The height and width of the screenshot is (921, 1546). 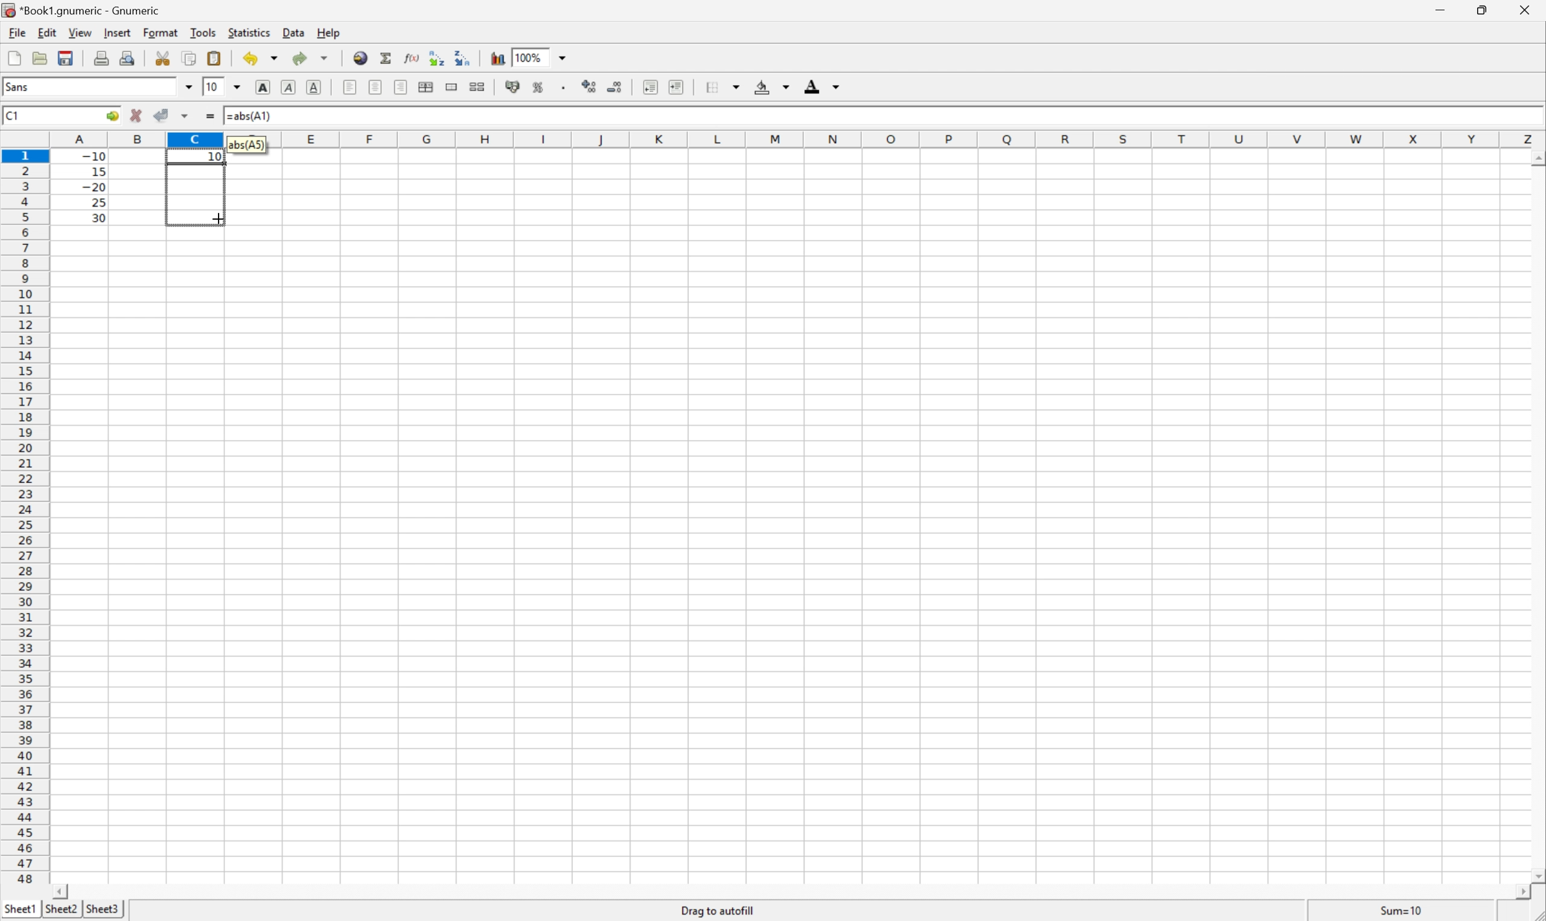 What do you see at coordinates (477, 86) in the screenshot?
I see `split merged ranges of cells` at bounding box center [477, 86].